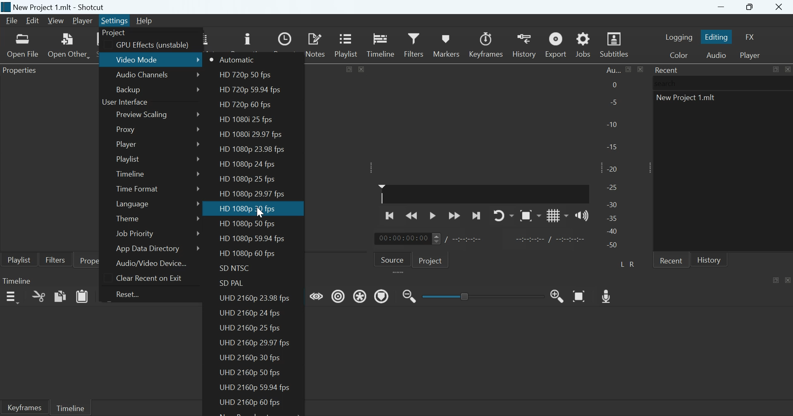 The image size is (793, 416). Describe the element at coordinates (446, 44) in the screenshot. I see `Markers` at that location.